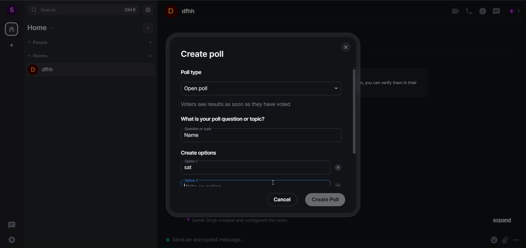 The image size is (526, 248). I want to click on room info, so click(481, 11).